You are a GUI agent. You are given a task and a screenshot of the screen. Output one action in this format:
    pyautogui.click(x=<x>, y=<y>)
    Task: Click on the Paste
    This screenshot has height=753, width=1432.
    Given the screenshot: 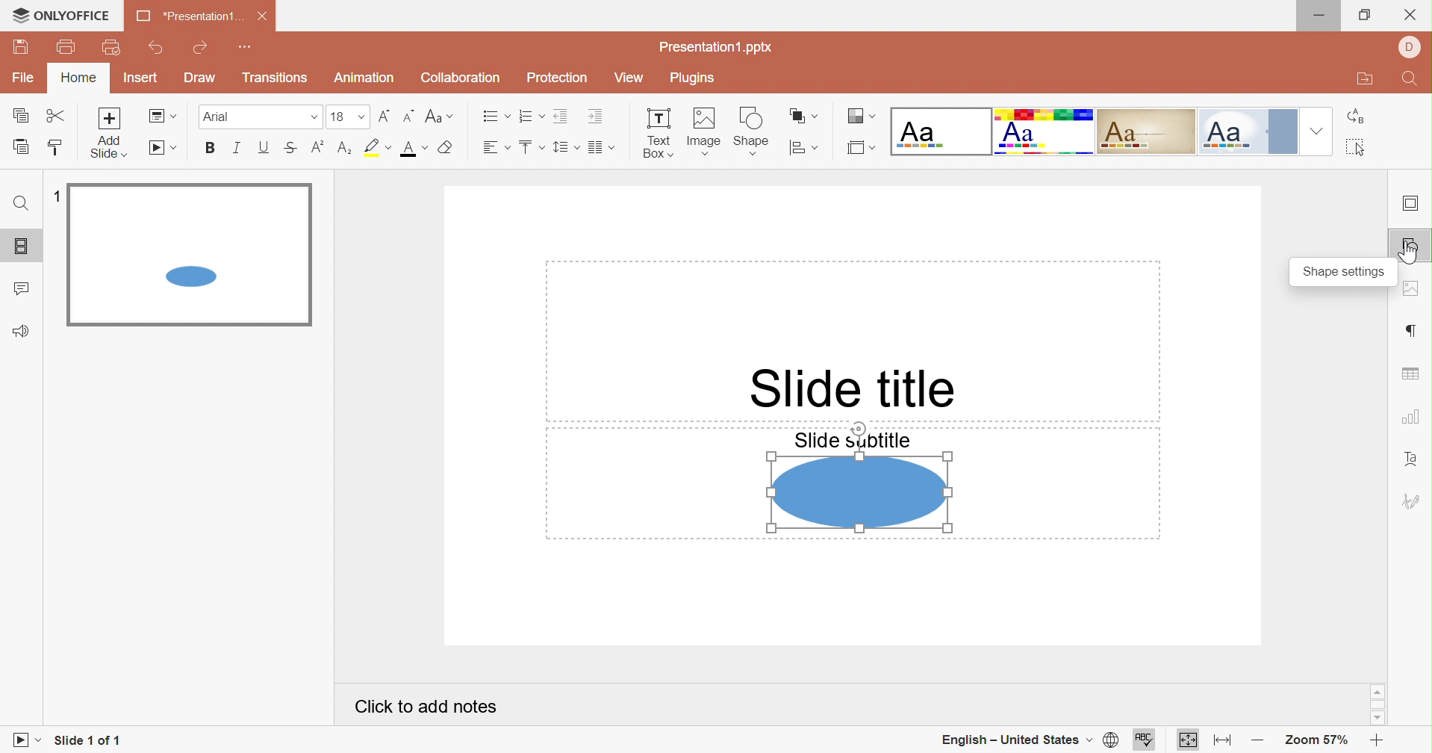 What is the action you would take?
    pyautogui.click(x=25, y=148)
    